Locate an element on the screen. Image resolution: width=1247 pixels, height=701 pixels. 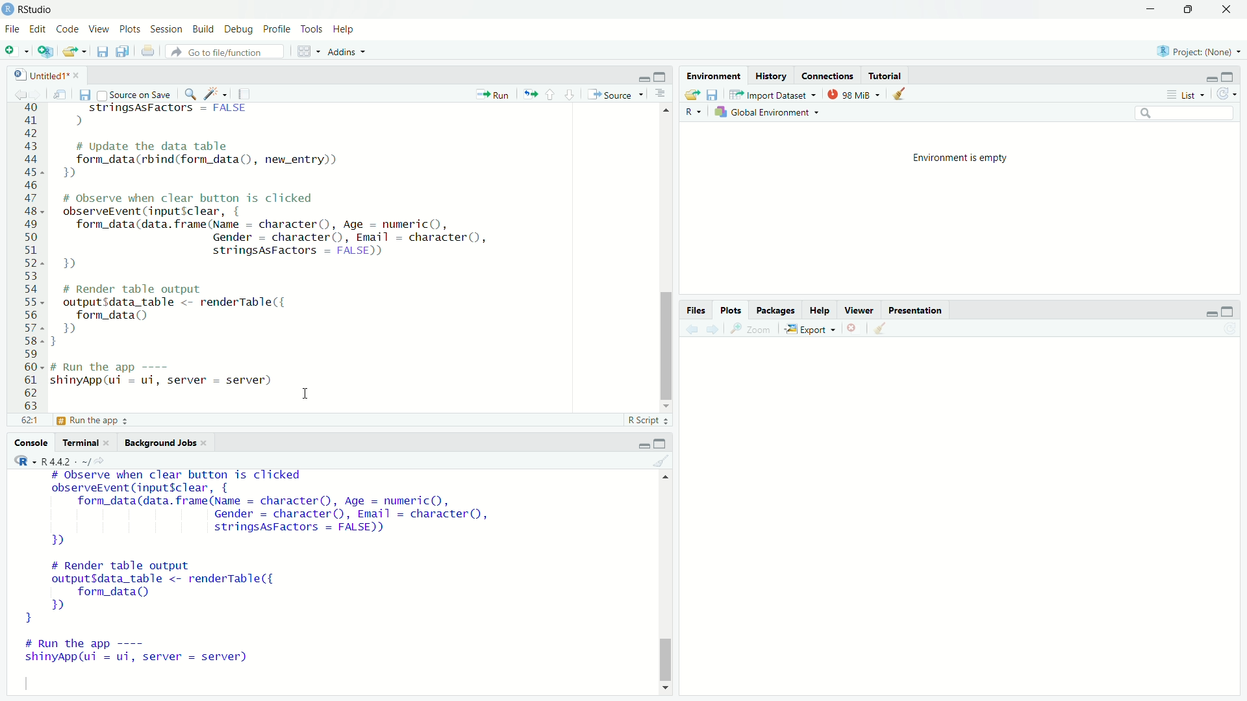
view the current working directory is located at coordinates (104, 461).